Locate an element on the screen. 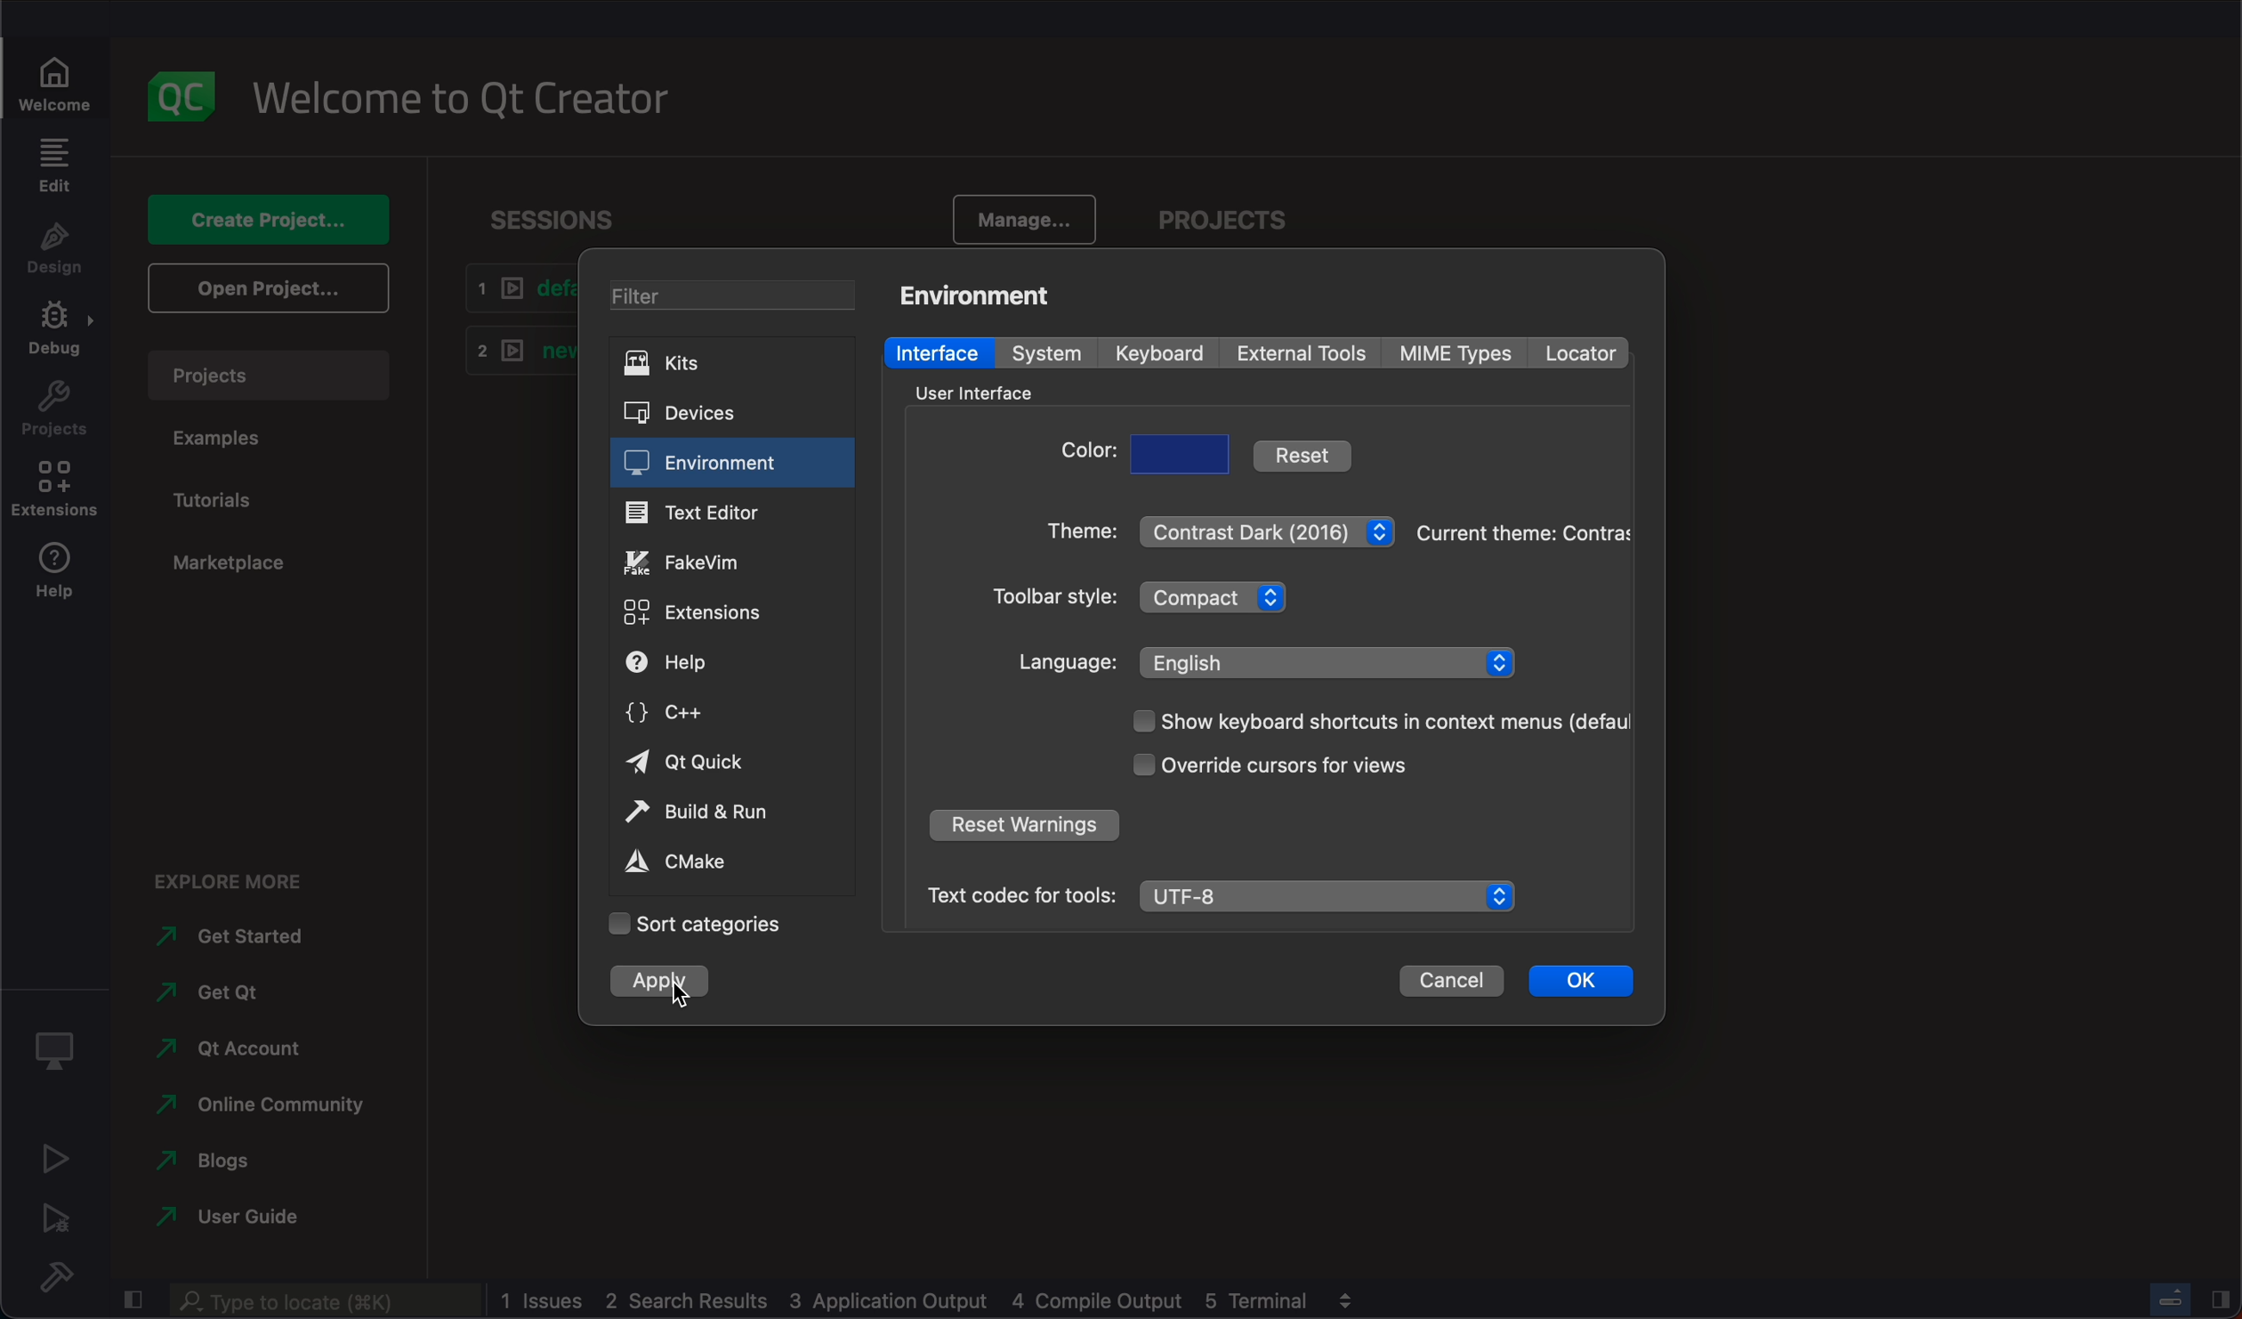 The width and height of the screenshot is (2242, 1319). reser is located at coordinates (1023, 824).